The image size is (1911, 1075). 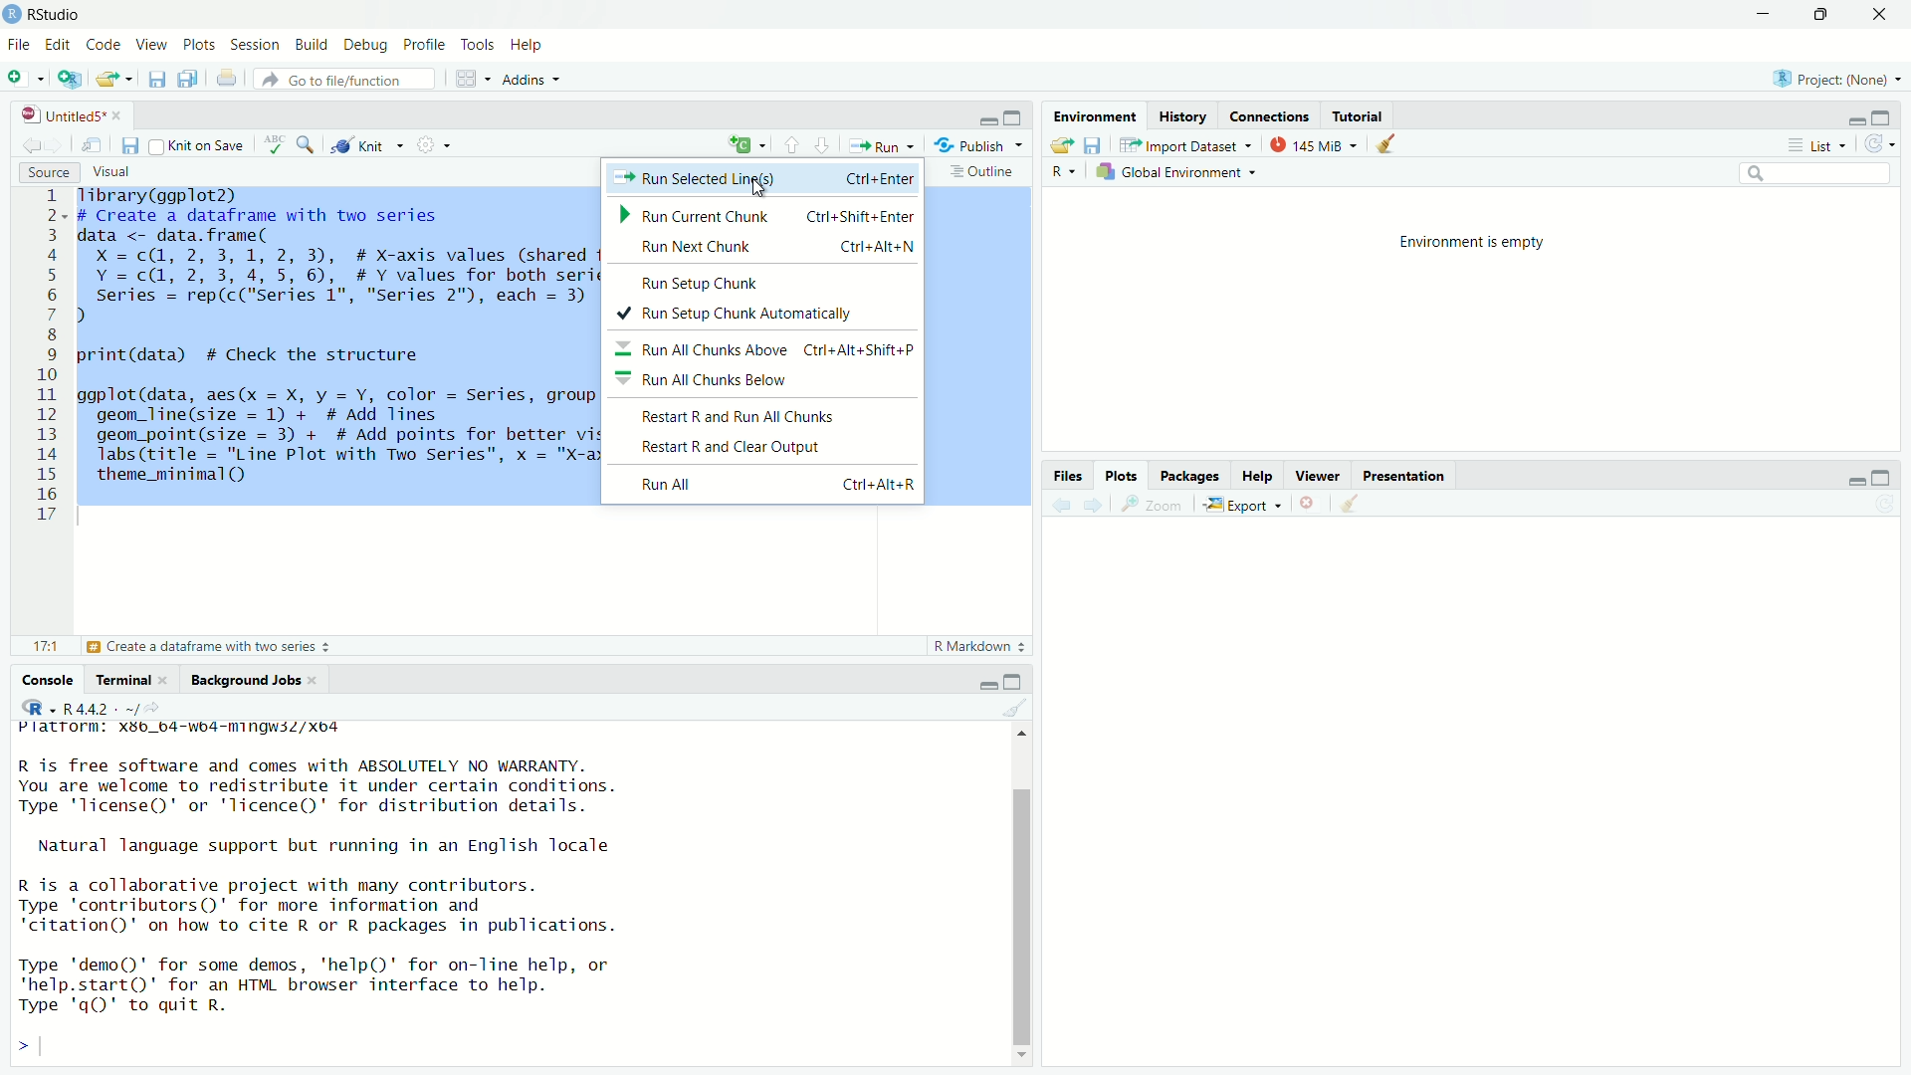 I want to click on Code, so click(x=102, y=47).